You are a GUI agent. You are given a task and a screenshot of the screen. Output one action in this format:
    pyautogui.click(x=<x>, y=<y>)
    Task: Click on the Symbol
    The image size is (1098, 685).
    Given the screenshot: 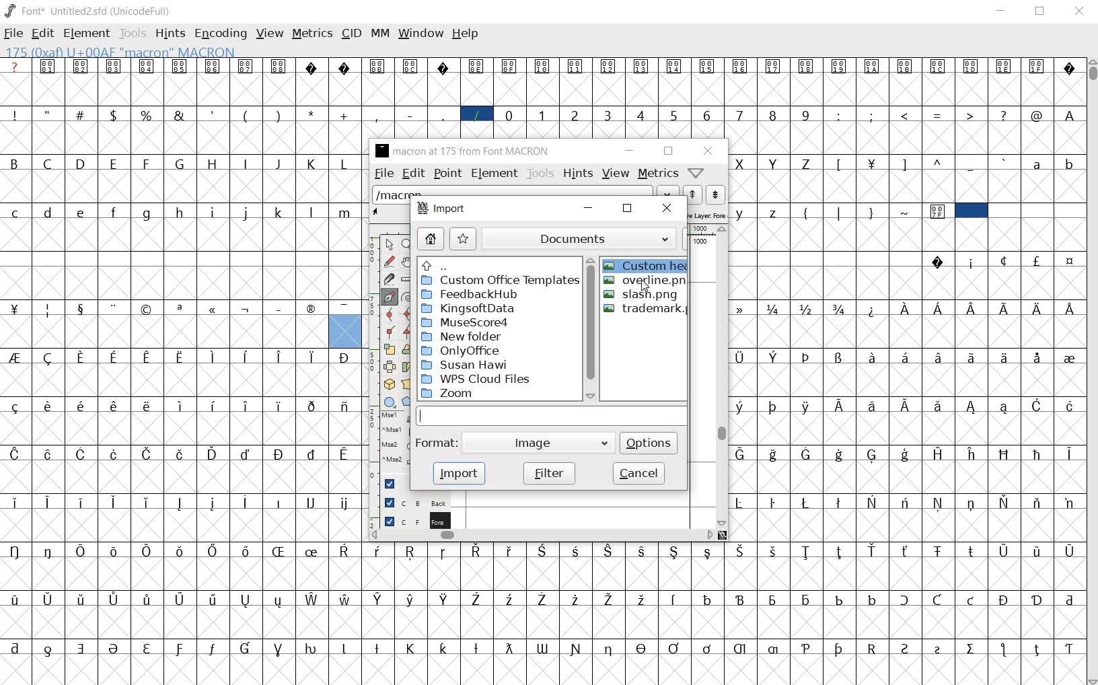 What is the action you would take?
    pyautogui.click(x=148, y=308)
    